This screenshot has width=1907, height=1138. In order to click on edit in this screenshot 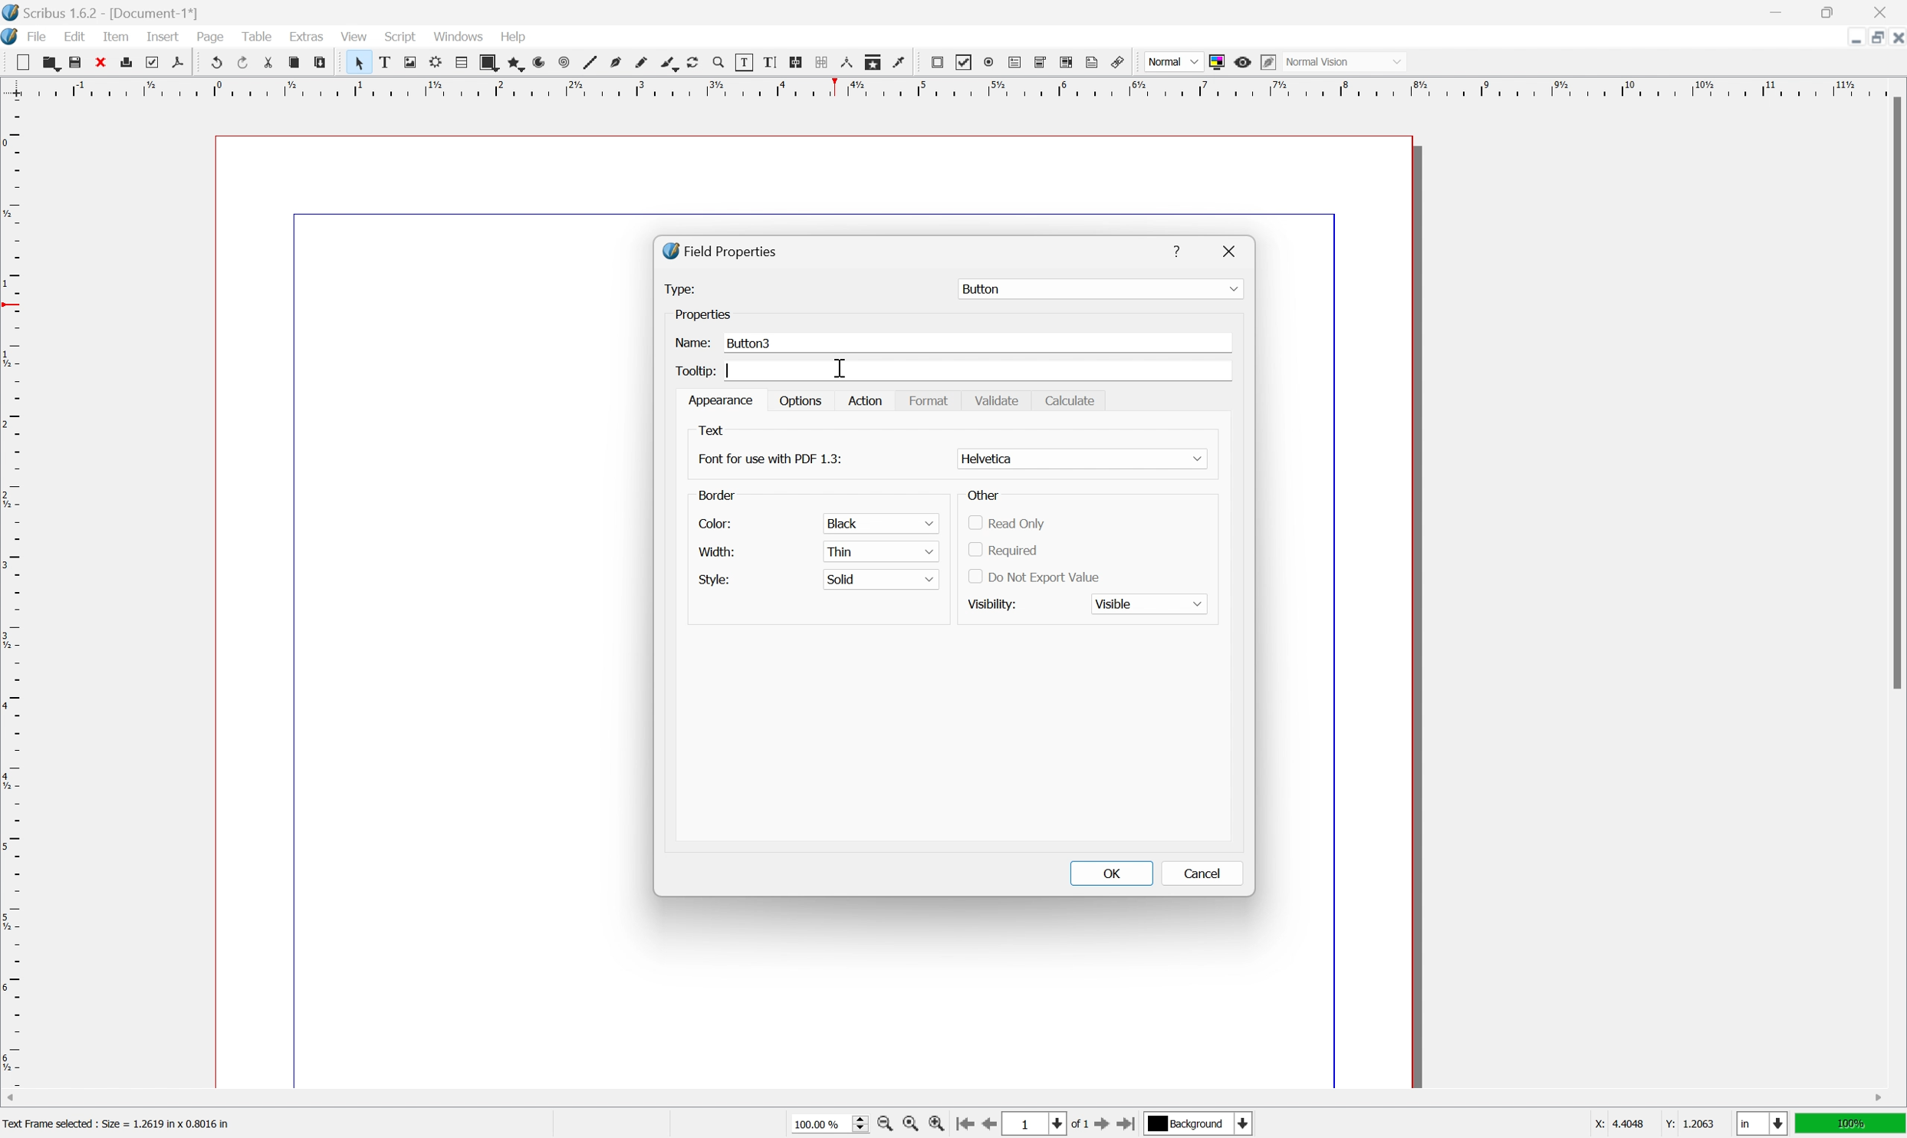, I will do `click(77, 37)`.